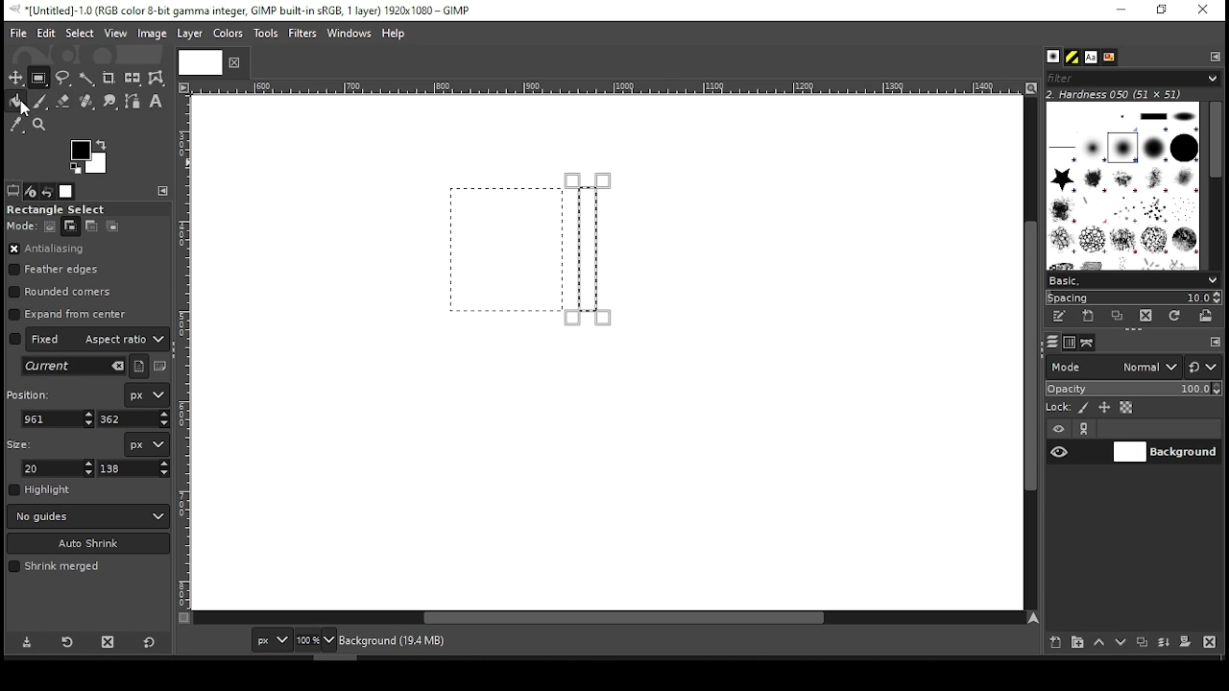  I want to click on restore, so click(1164, 11).